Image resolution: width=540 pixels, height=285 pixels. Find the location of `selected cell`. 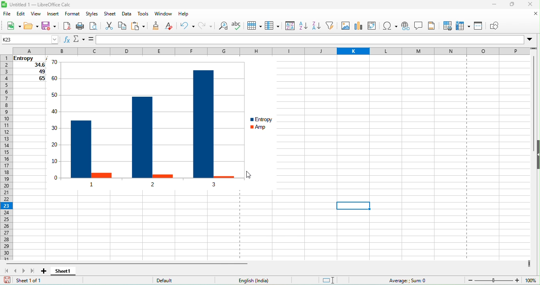

selected cell is located at coordinates (353, 206).